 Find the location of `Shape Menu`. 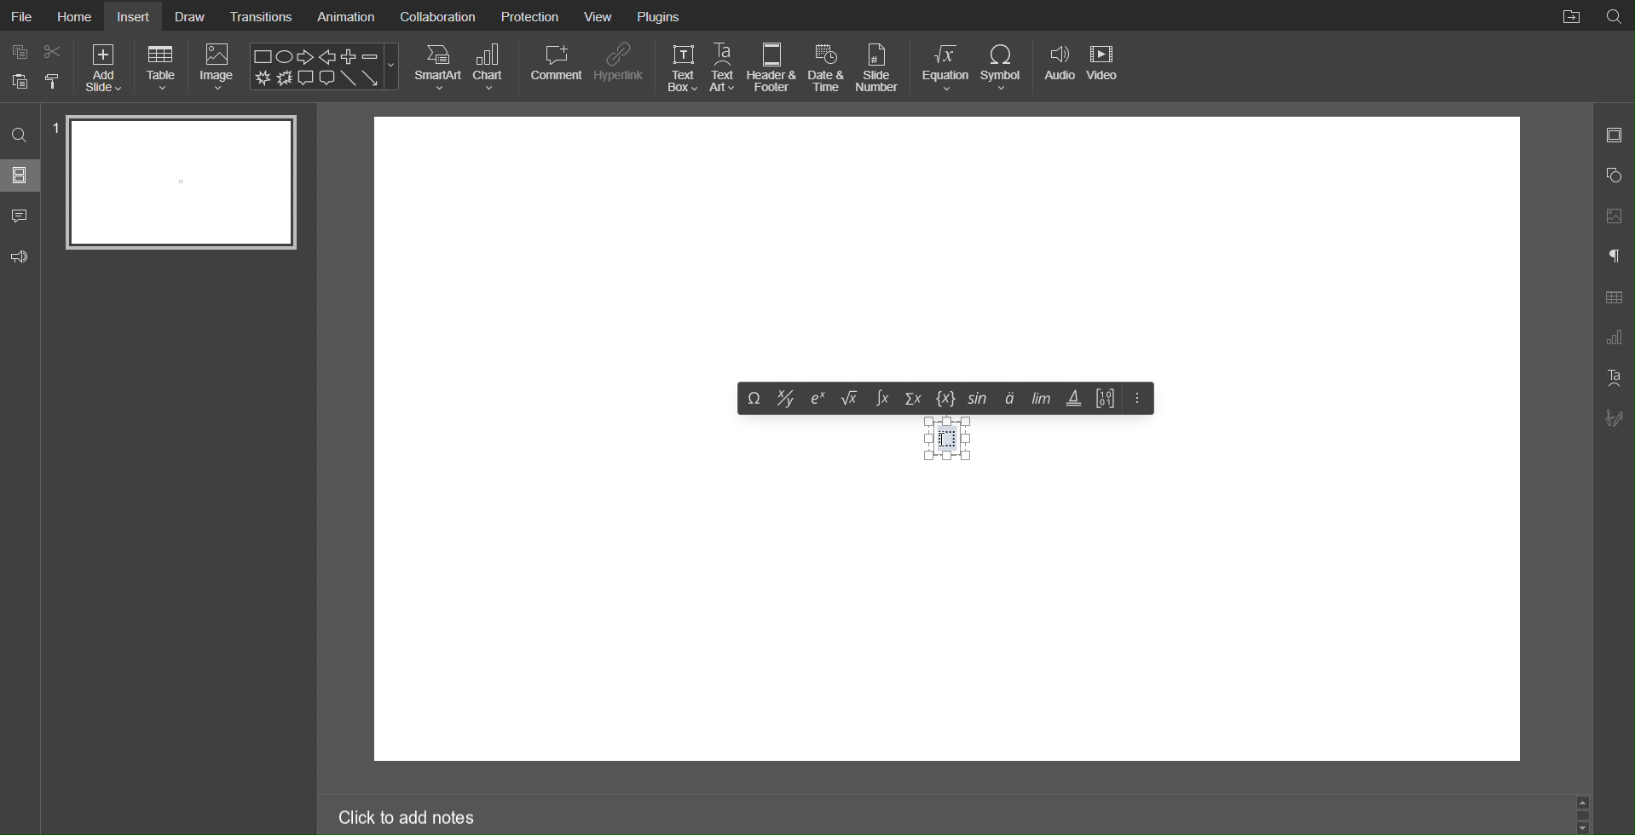

Shape Menu is located at coordinates (323, 66).